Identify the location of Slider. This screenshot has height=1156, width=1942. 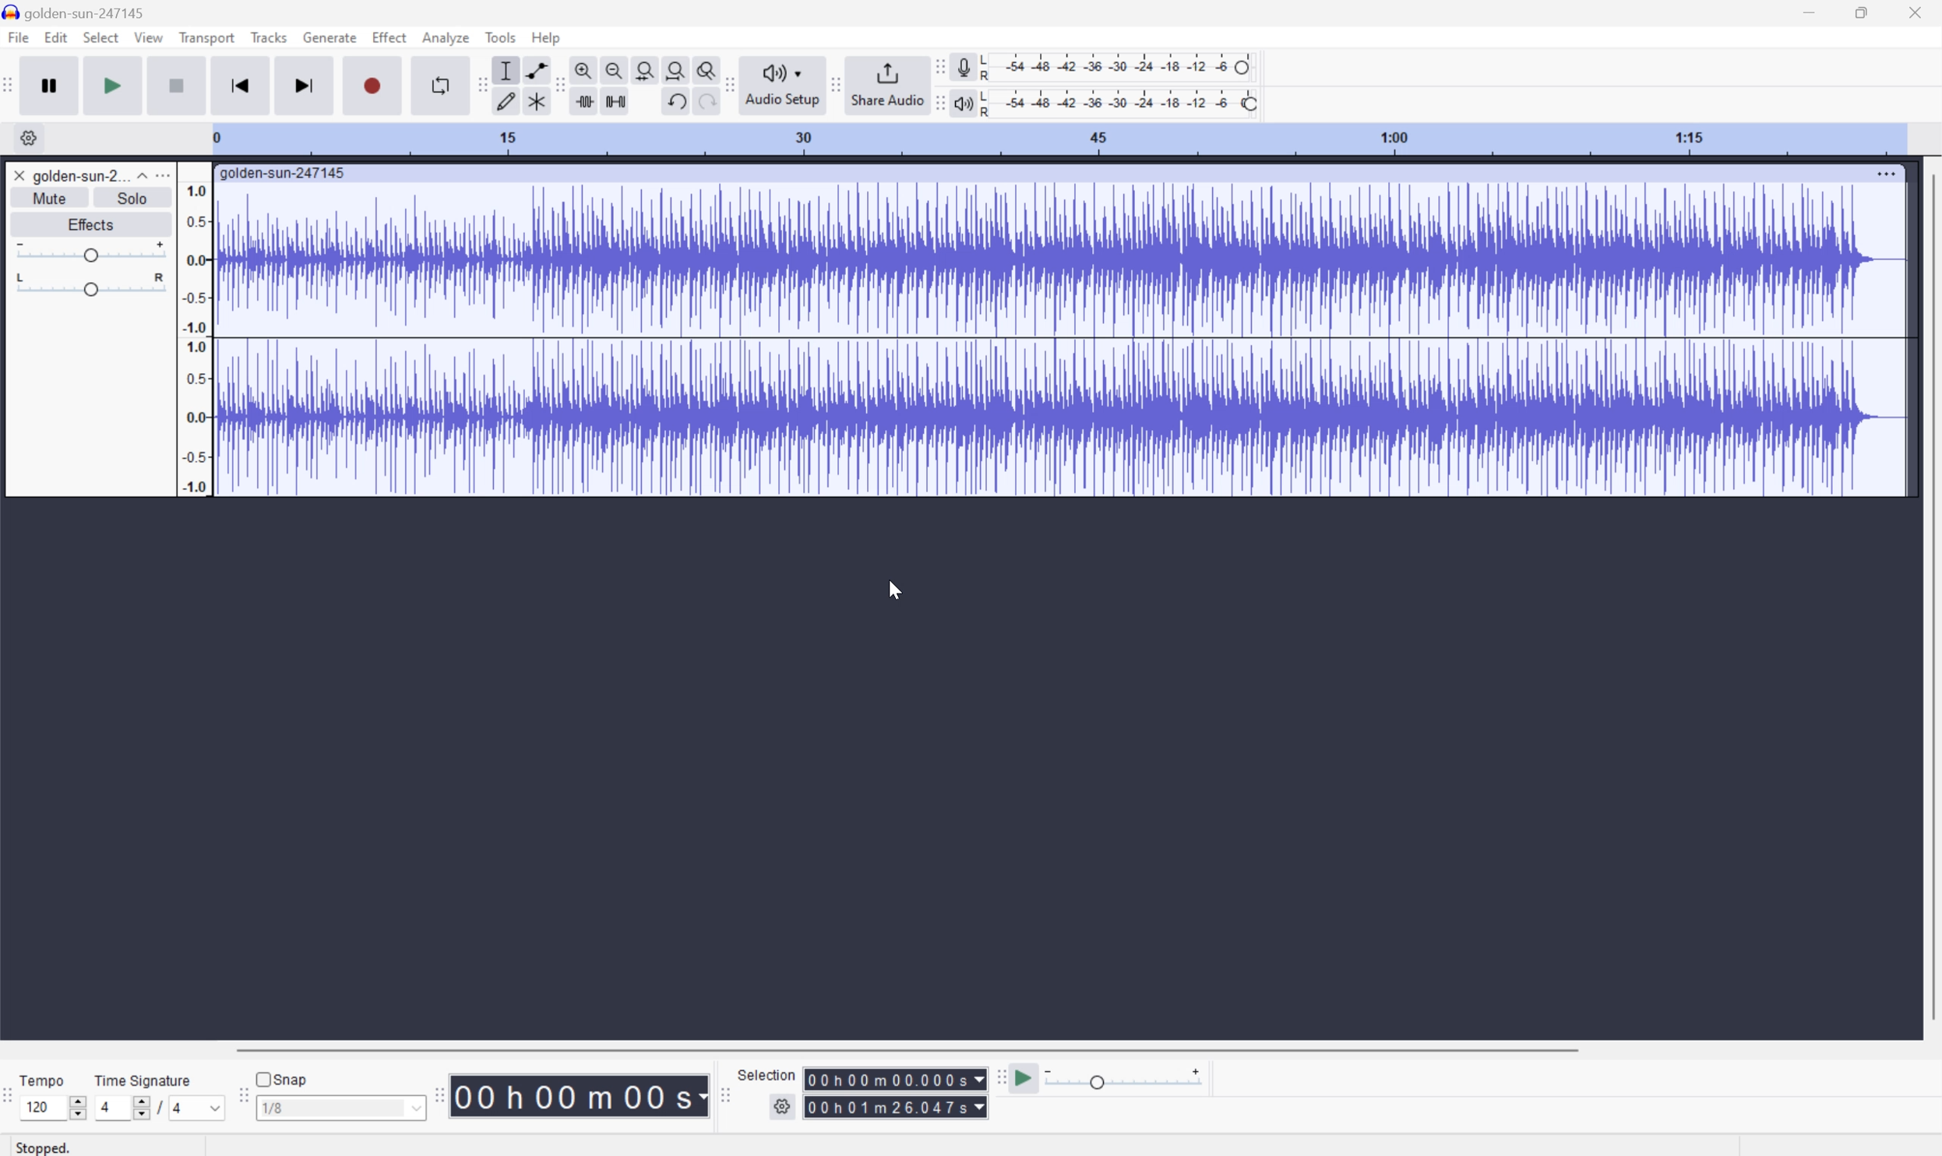
(91, 284).